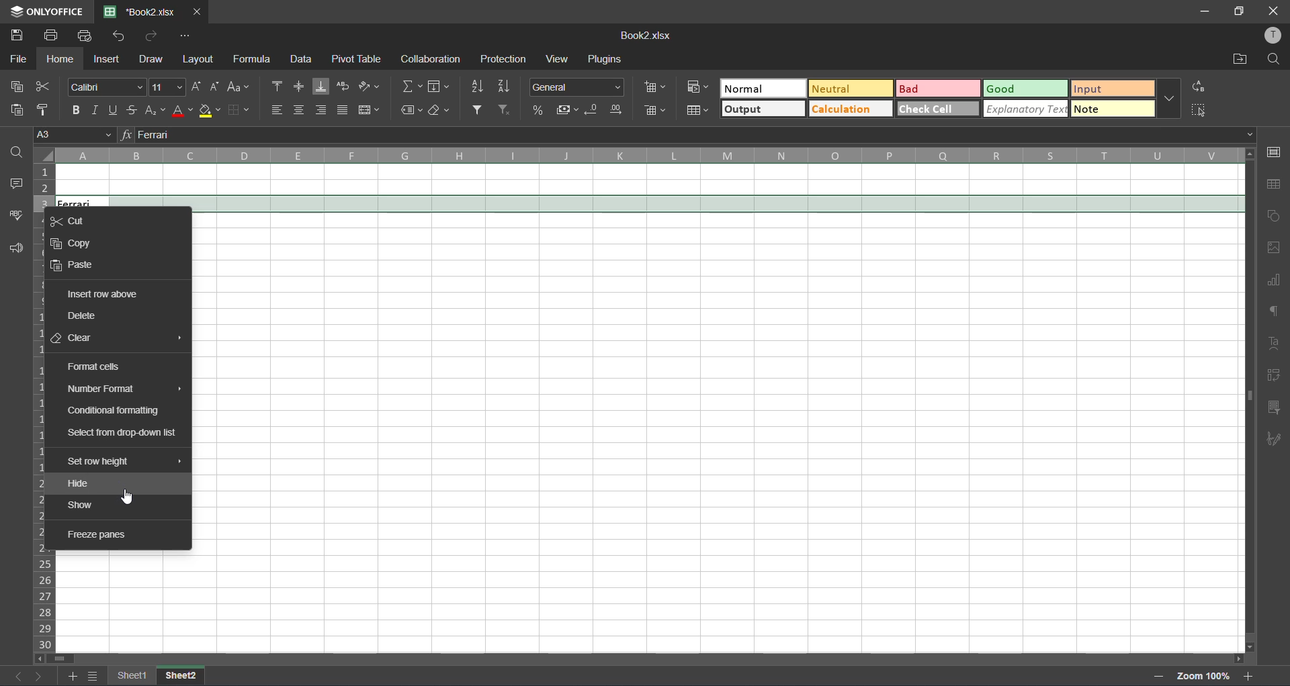 The width and height of the screenshot is (1290, 686). What do you see at coordinates (429, 60) in the screenshot?
I see `collaboration` at bounding box center [429, 60].